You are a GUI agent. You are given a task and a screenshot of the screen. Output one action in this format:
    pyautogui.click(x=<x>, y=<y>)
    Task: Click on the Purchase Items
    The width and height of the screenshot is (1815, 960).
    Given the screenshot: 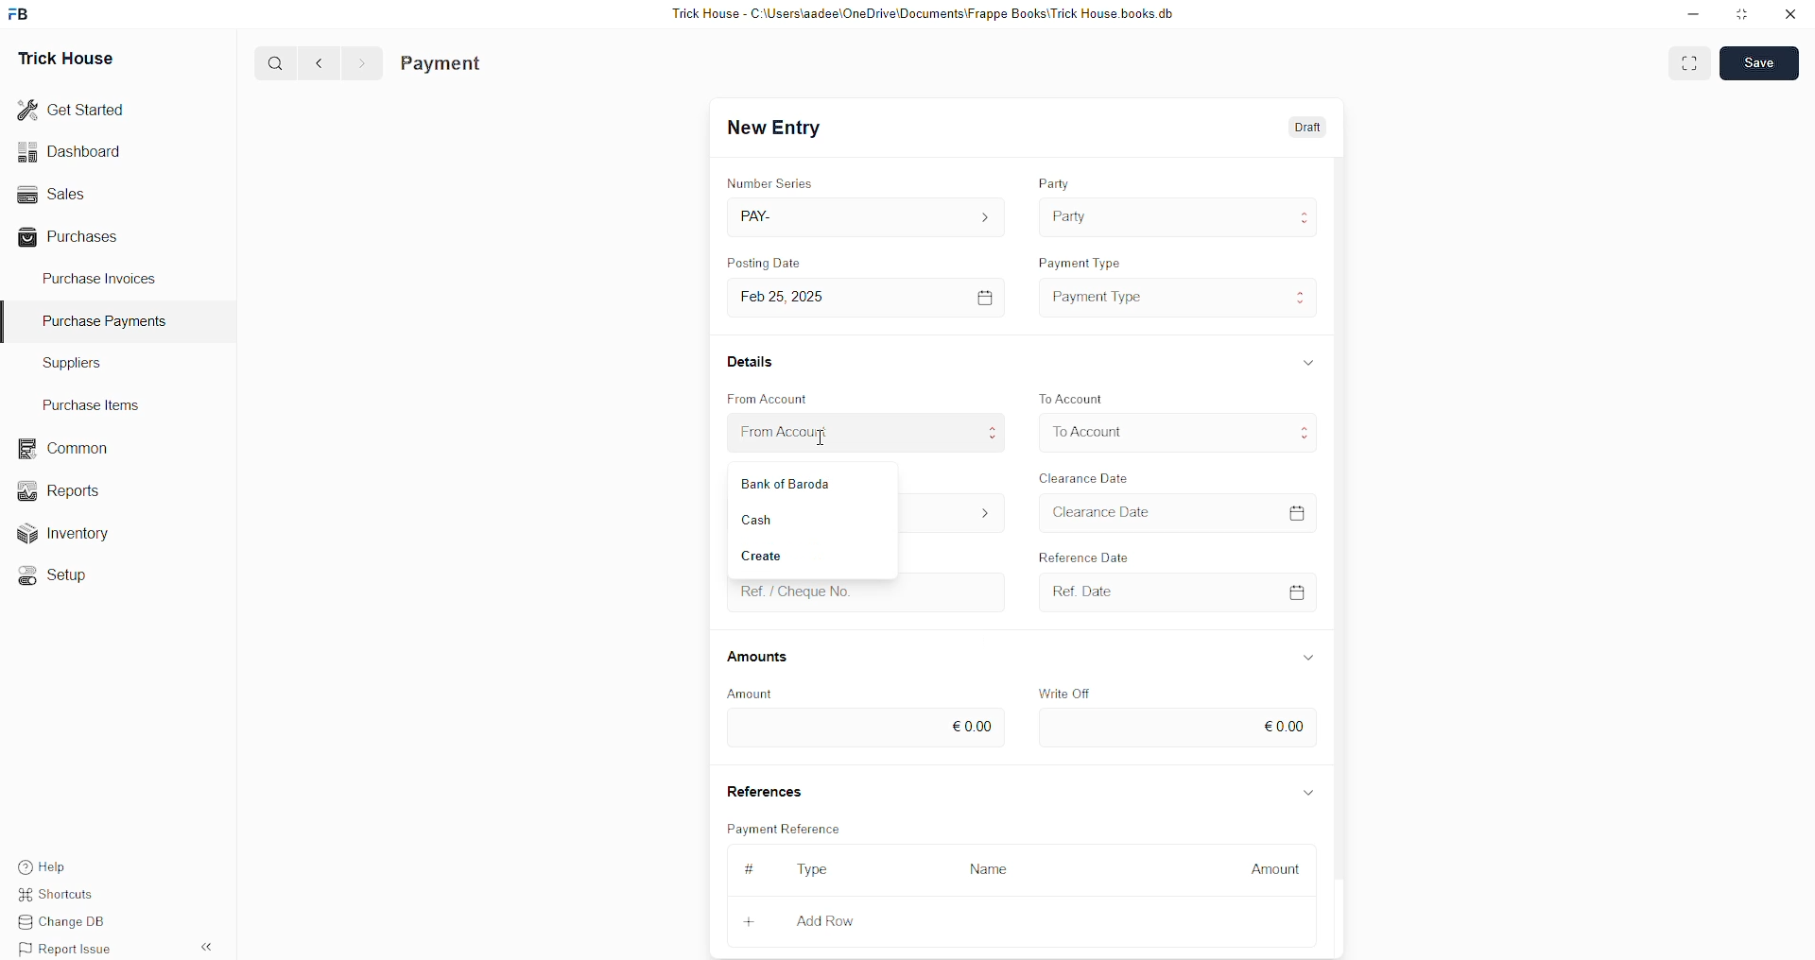 What is the action you would take?
    pyautogui.click(x=96, y=402)
    